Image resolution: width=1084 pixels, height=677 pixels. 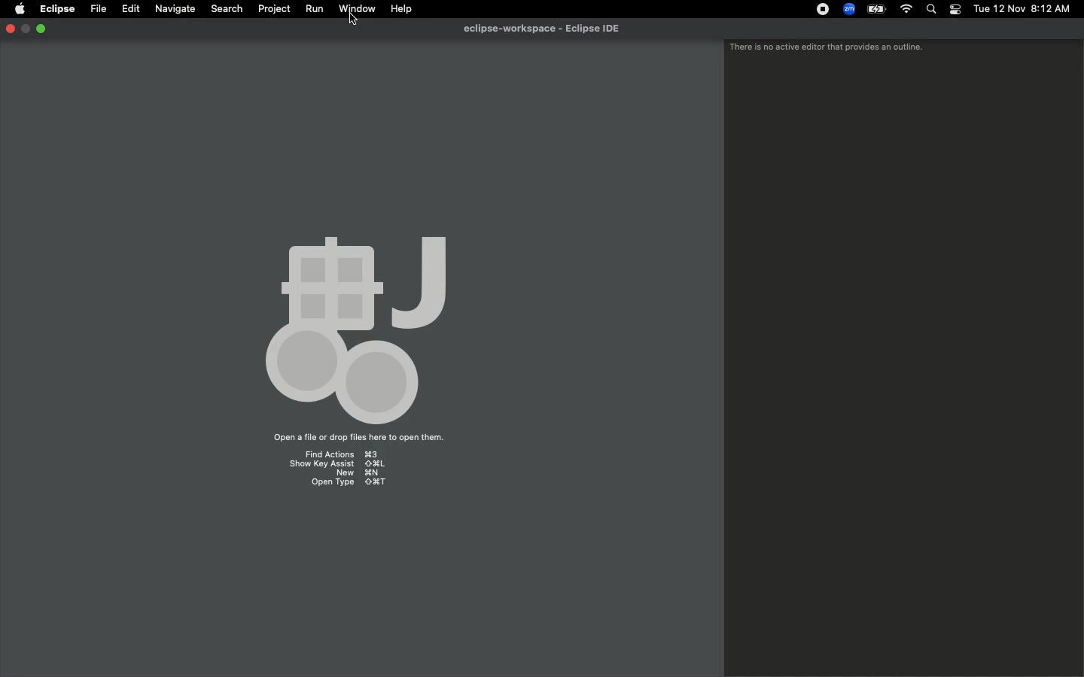 I want to click on Internet, so click(x=905, y=10).